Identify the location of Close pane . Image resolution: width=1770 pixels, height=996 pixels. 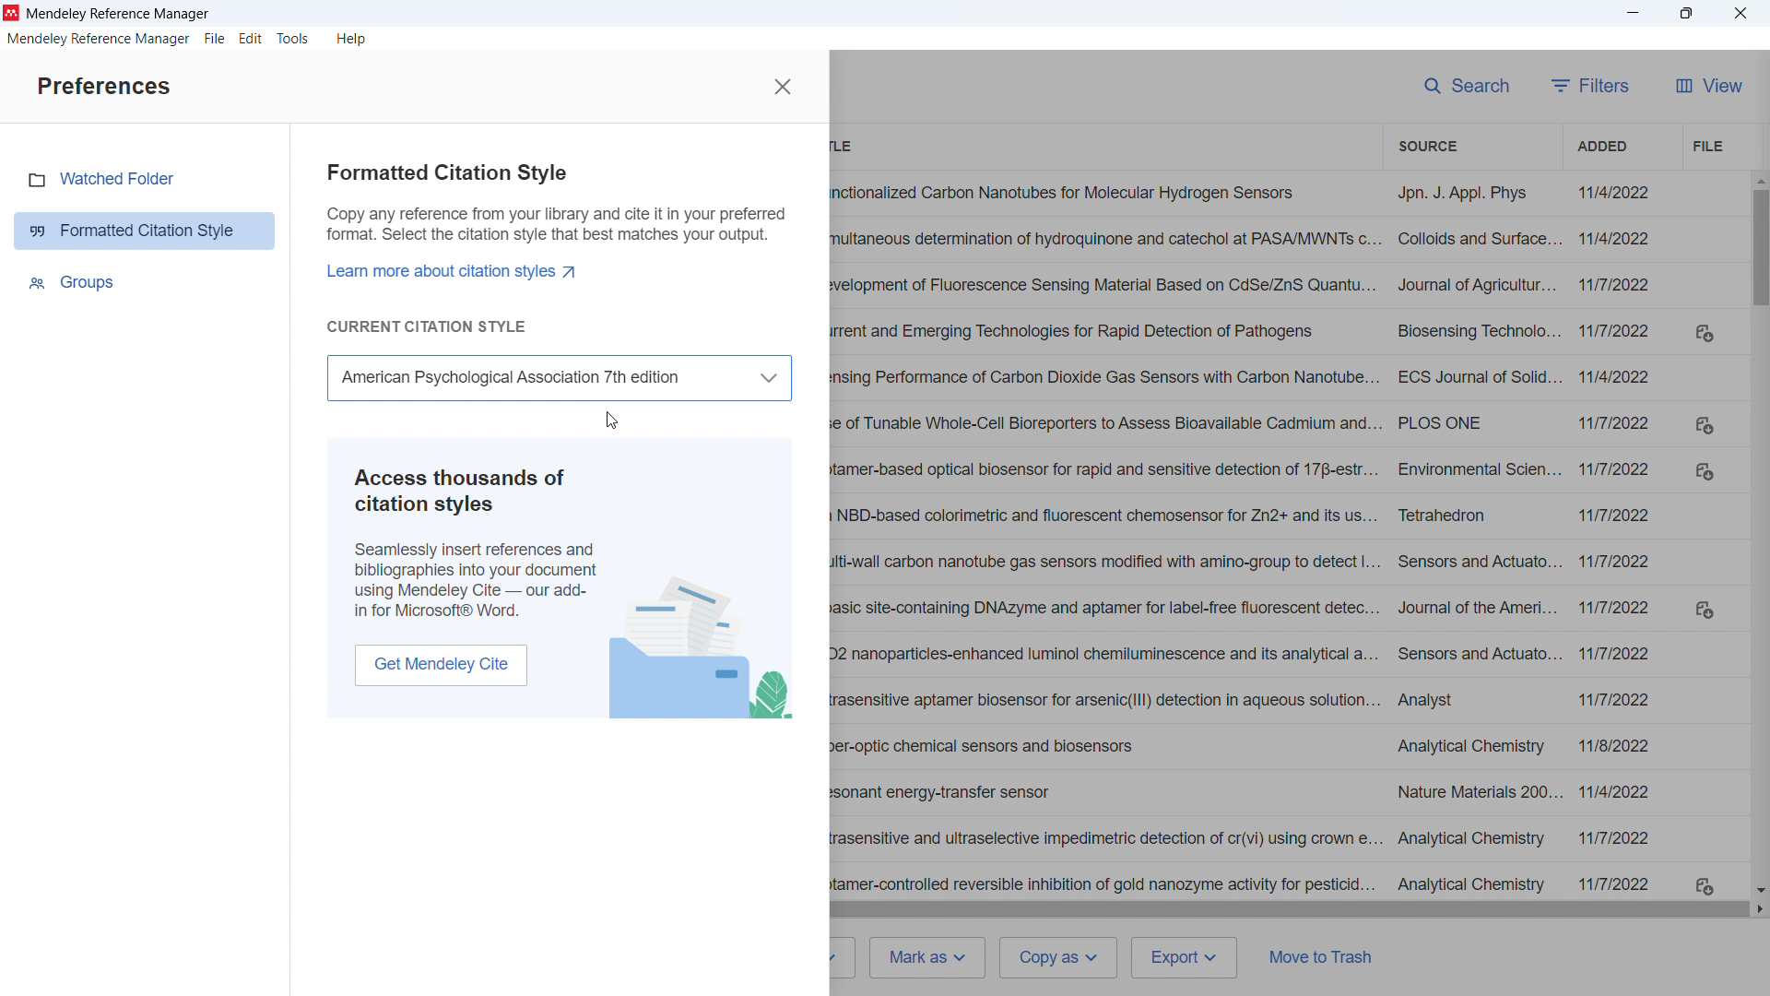
(782, 86).